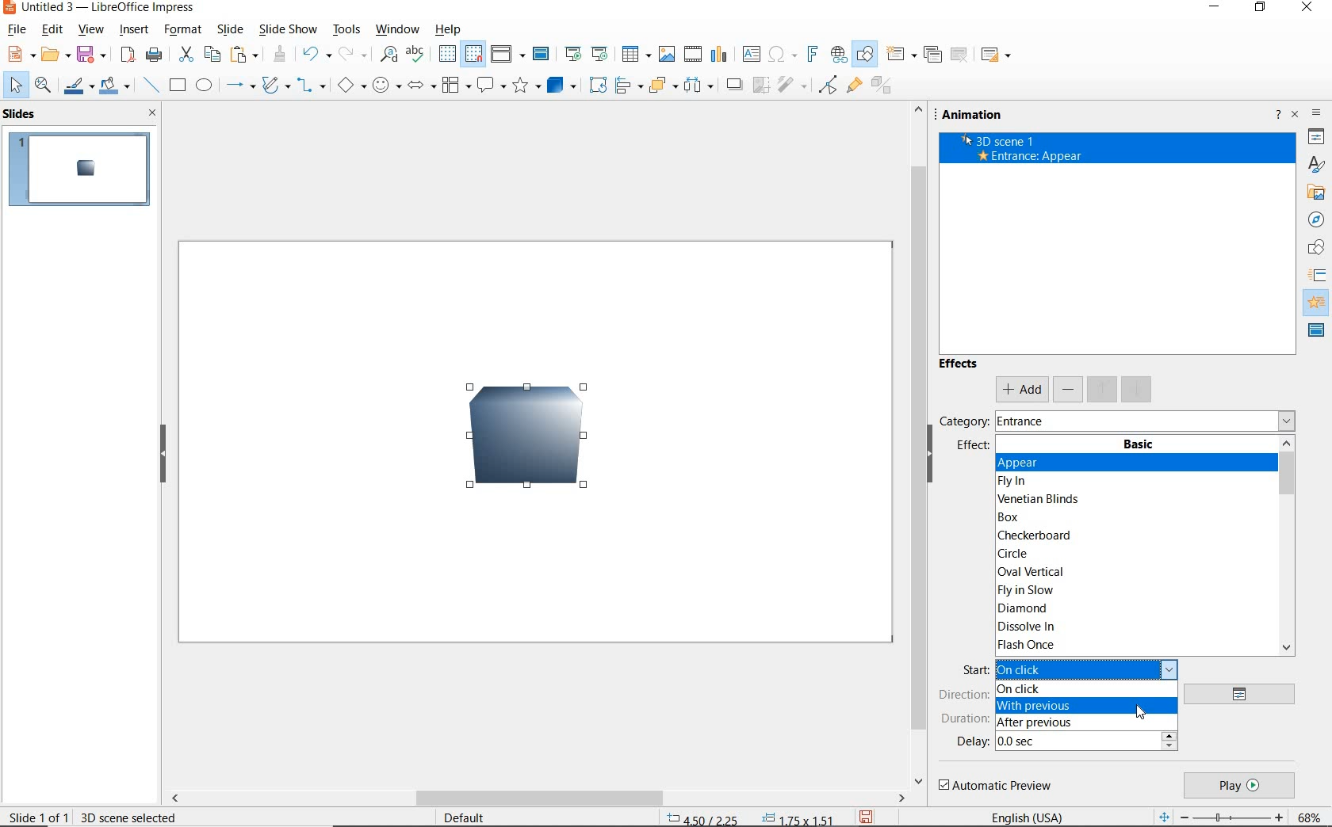 This screenshot has height=827, width=1332. I want to click on FLY IN SLOW, so click(1025, 591).